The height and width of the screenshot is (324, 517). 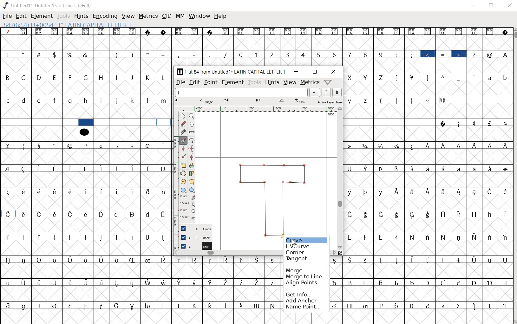 What do you see at coordinates (180, 282) in the screenshot?
I see `Symbol` at bounding box center [180, 282].